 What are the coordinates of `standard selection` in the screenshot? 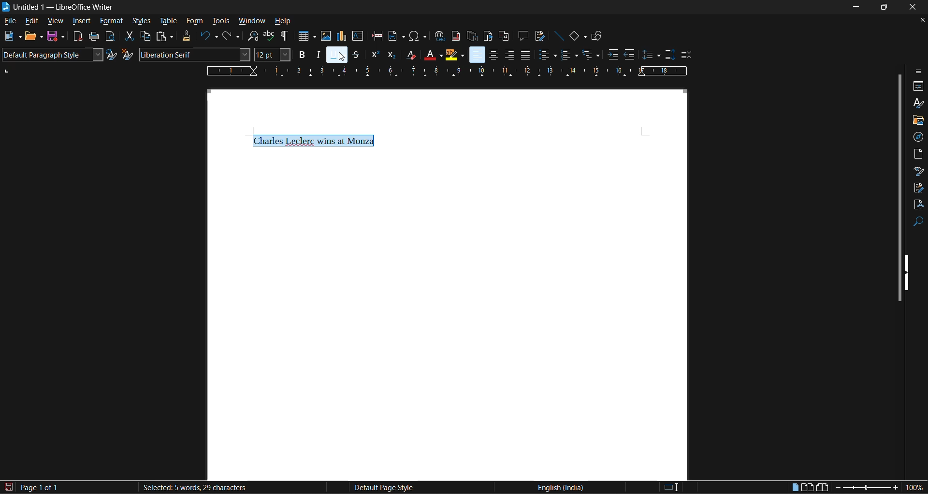 It's located at (671, 488).